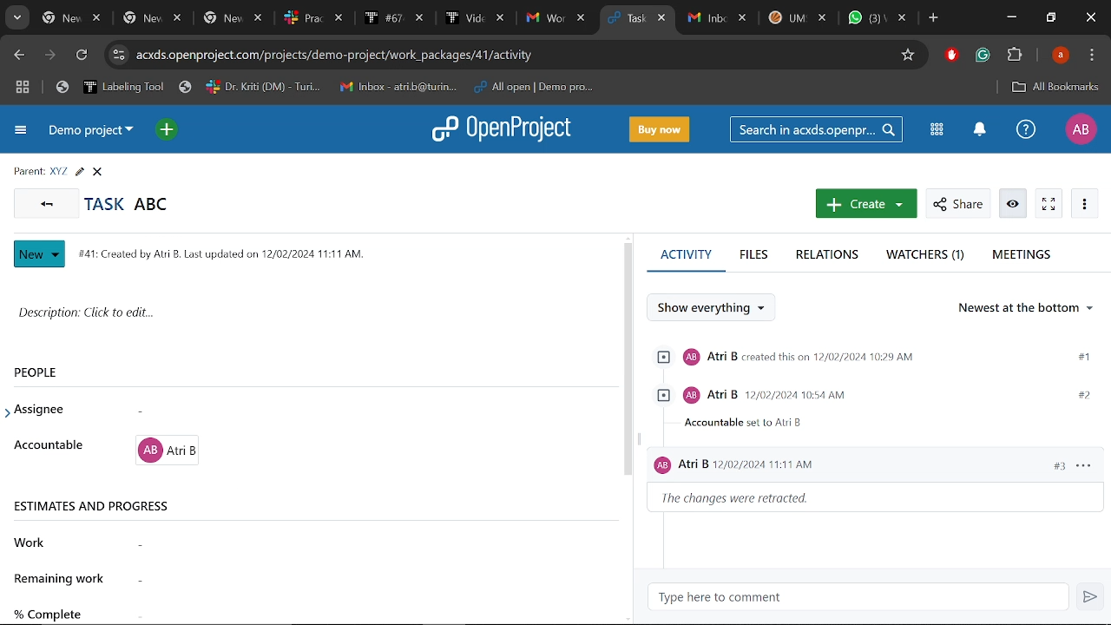  Describe the element at coordinates (337, 87) in the screenshot. I see `Bookmarked tabs` at that location.